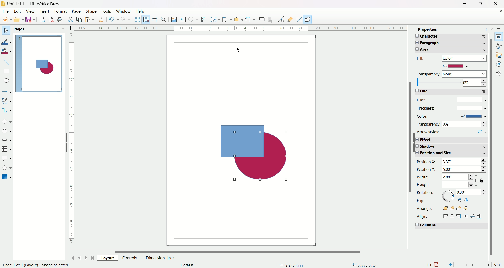 Image resolution: width=504 pixels, height=268 pixels. Describe the element at coordinates (7, 158) in the screenshot. I see `callout` at that location.